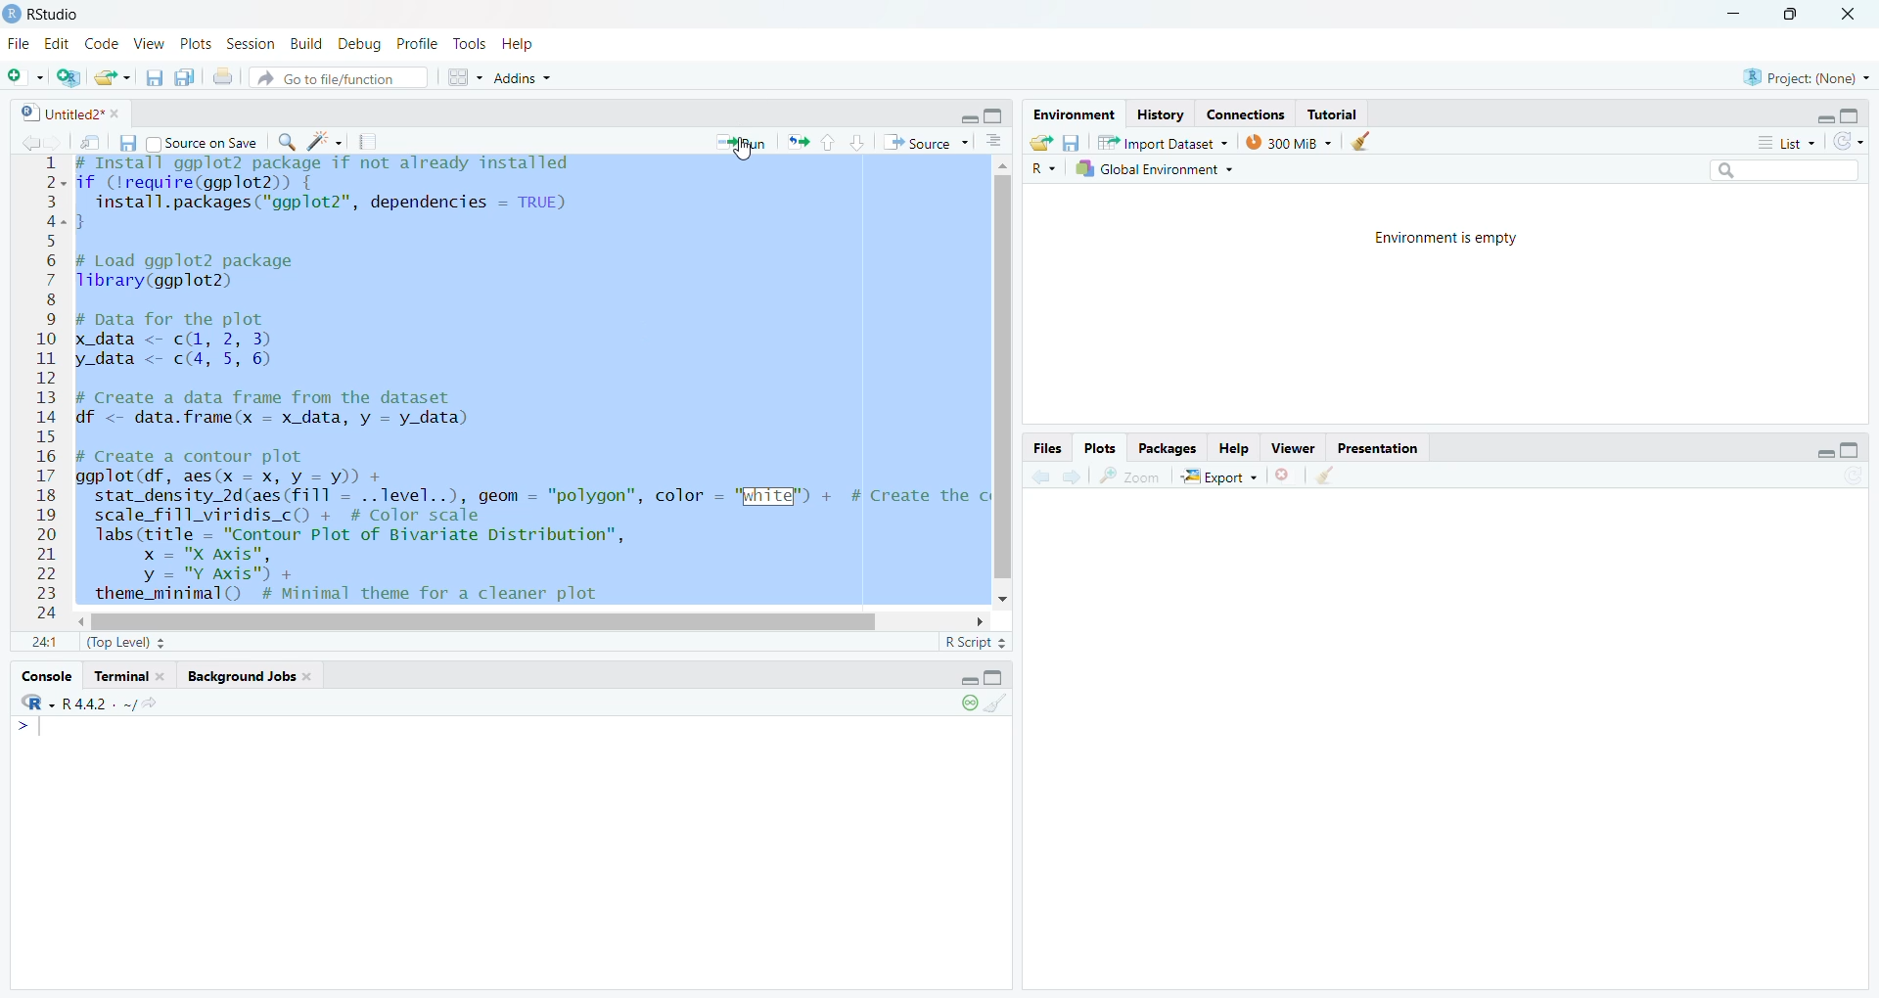 The width and height of the screenshot is (1879, 998). I want to click on Plots, so click(1097, 449).